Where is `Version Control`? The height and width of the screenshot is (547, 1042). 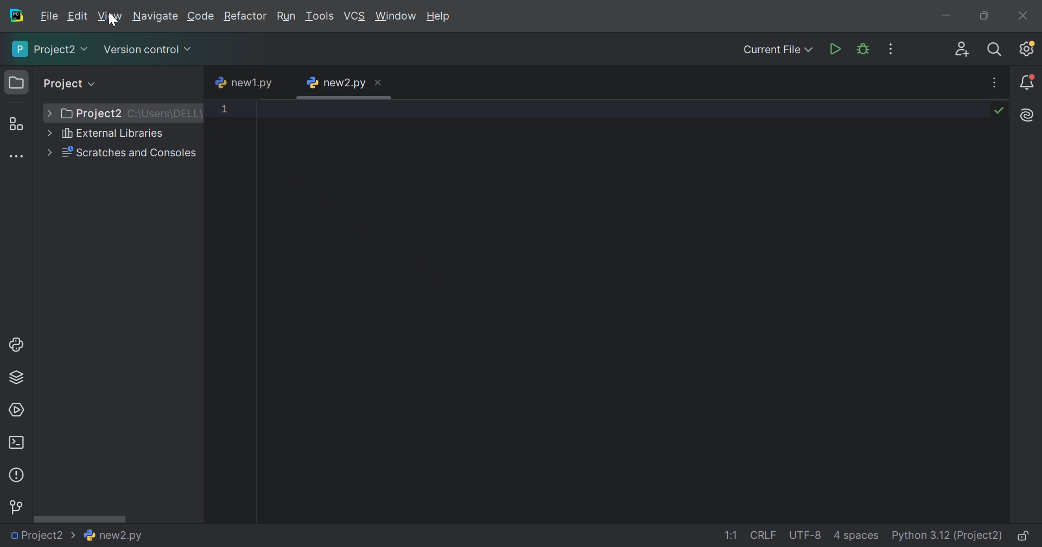 Version Control is located at coordinates (146, 49).